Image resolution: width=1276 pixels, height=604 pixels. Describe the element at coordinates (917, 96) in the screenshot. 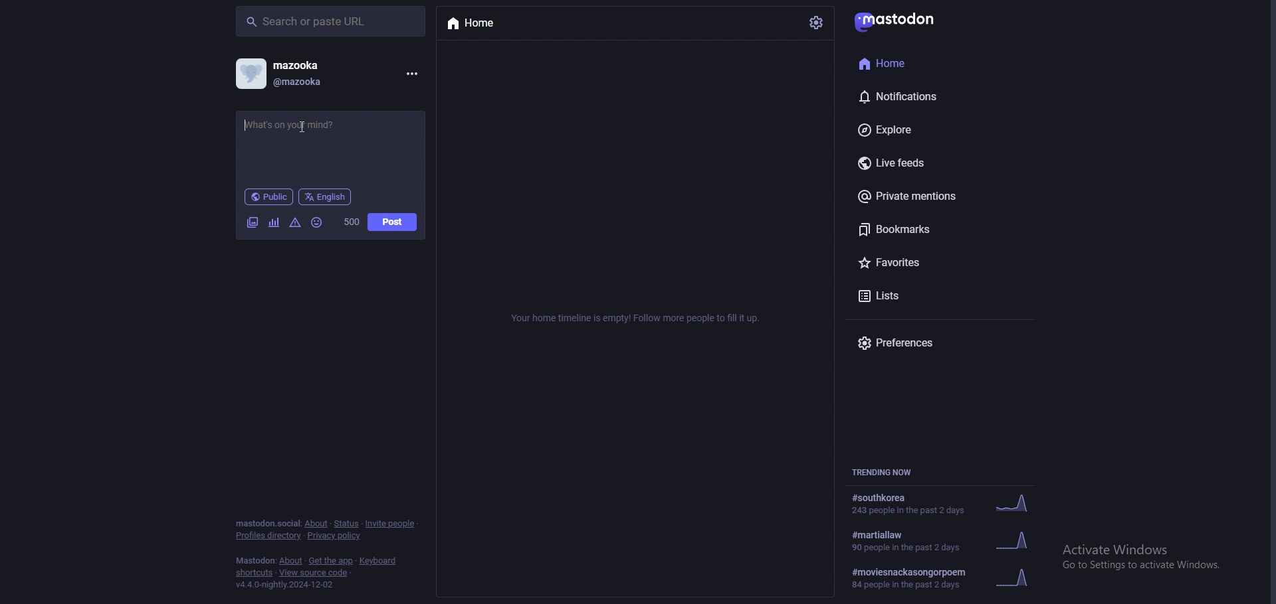

I see `notifications` at that location.